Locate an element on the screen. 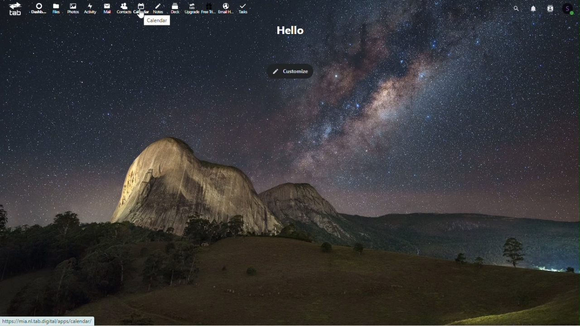 The width and height of the screenshot is (580, 326). upgrade is located at coordinates (191, 8).